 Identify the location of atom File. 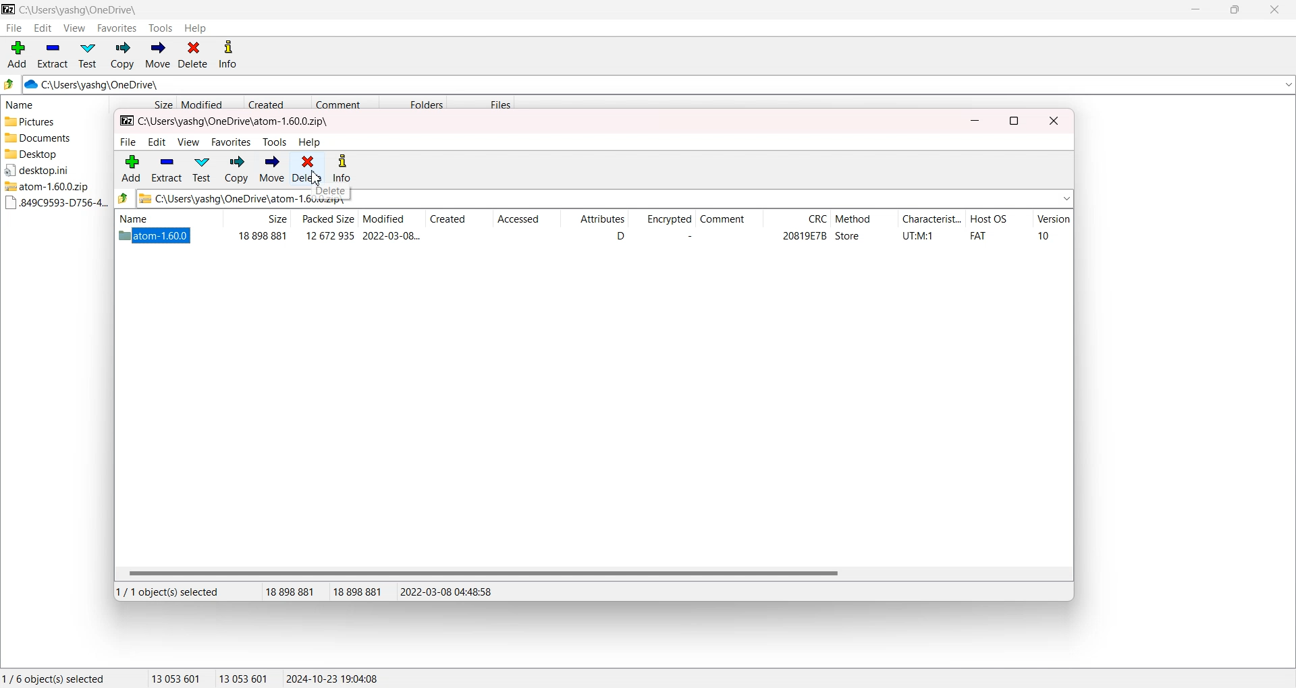
(155, 237).